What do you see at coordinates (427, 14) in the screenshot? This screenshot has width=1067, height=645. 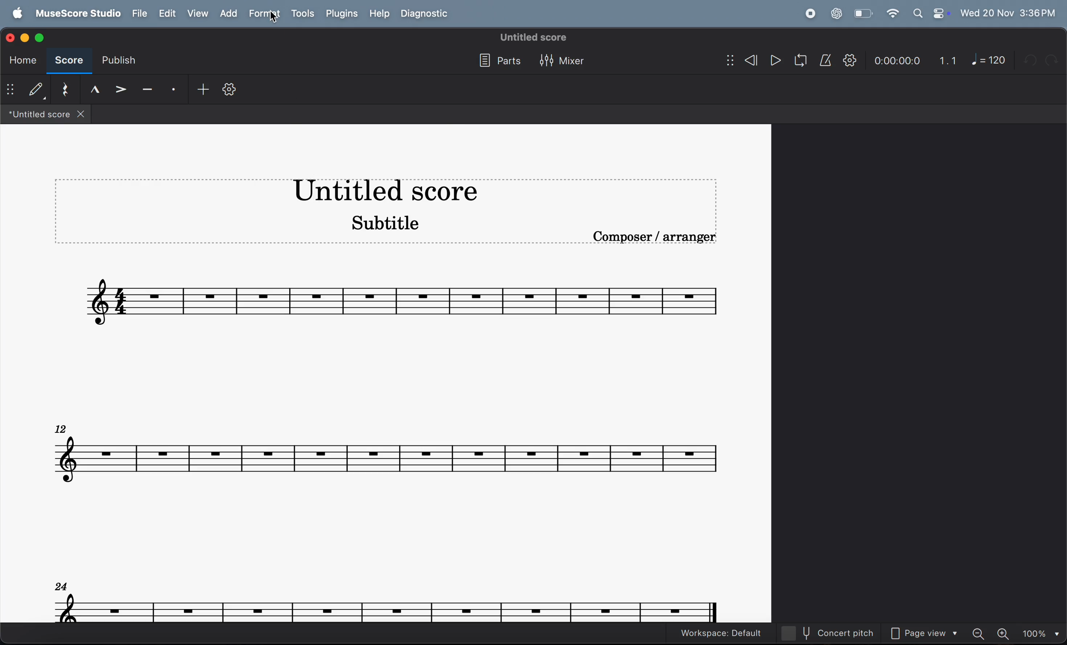 I see `diagnostics` at bounding box center [427, 14].